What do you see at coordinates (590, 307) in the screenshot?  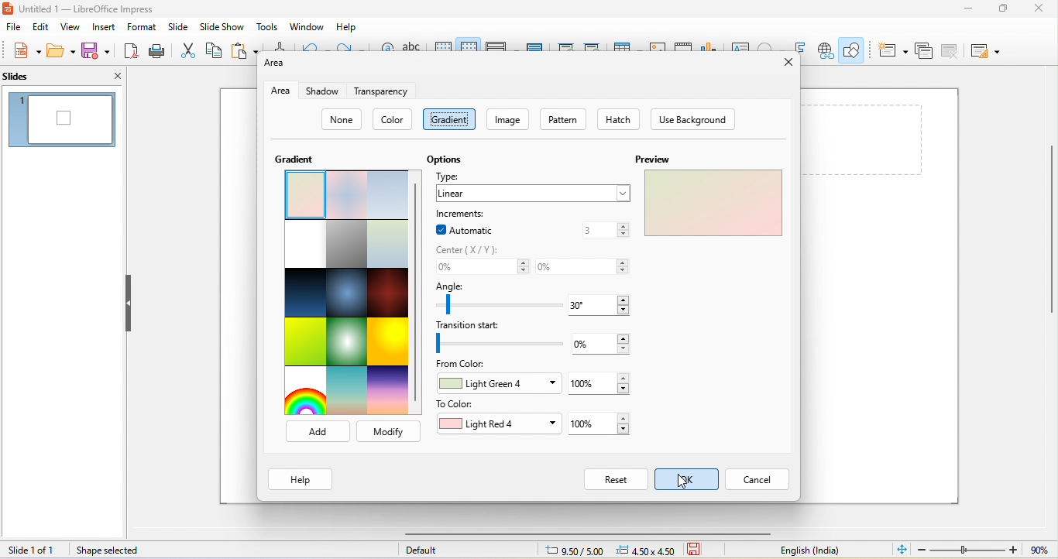 I see `select angle` at bounding box center [590, 307].